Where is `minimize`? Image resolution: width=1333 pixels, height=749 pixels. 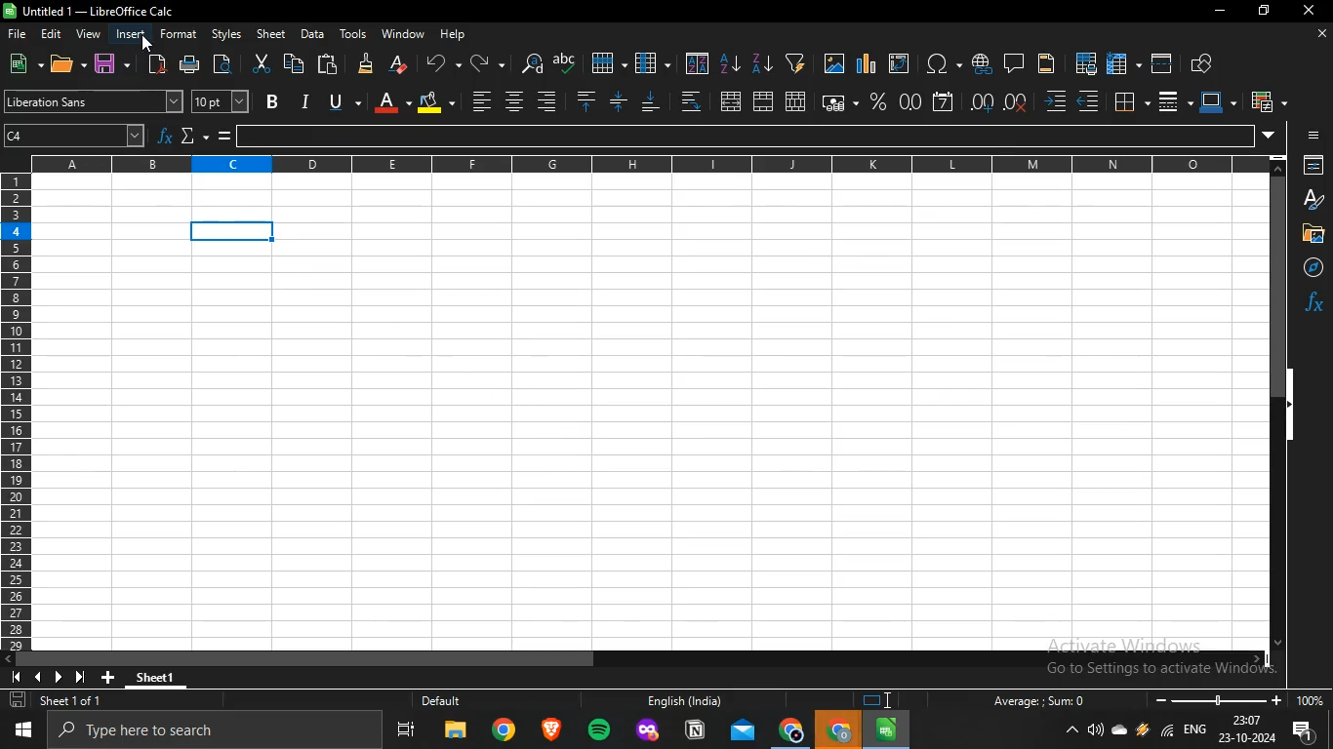 minimize is located at coordinates (1217, 11).